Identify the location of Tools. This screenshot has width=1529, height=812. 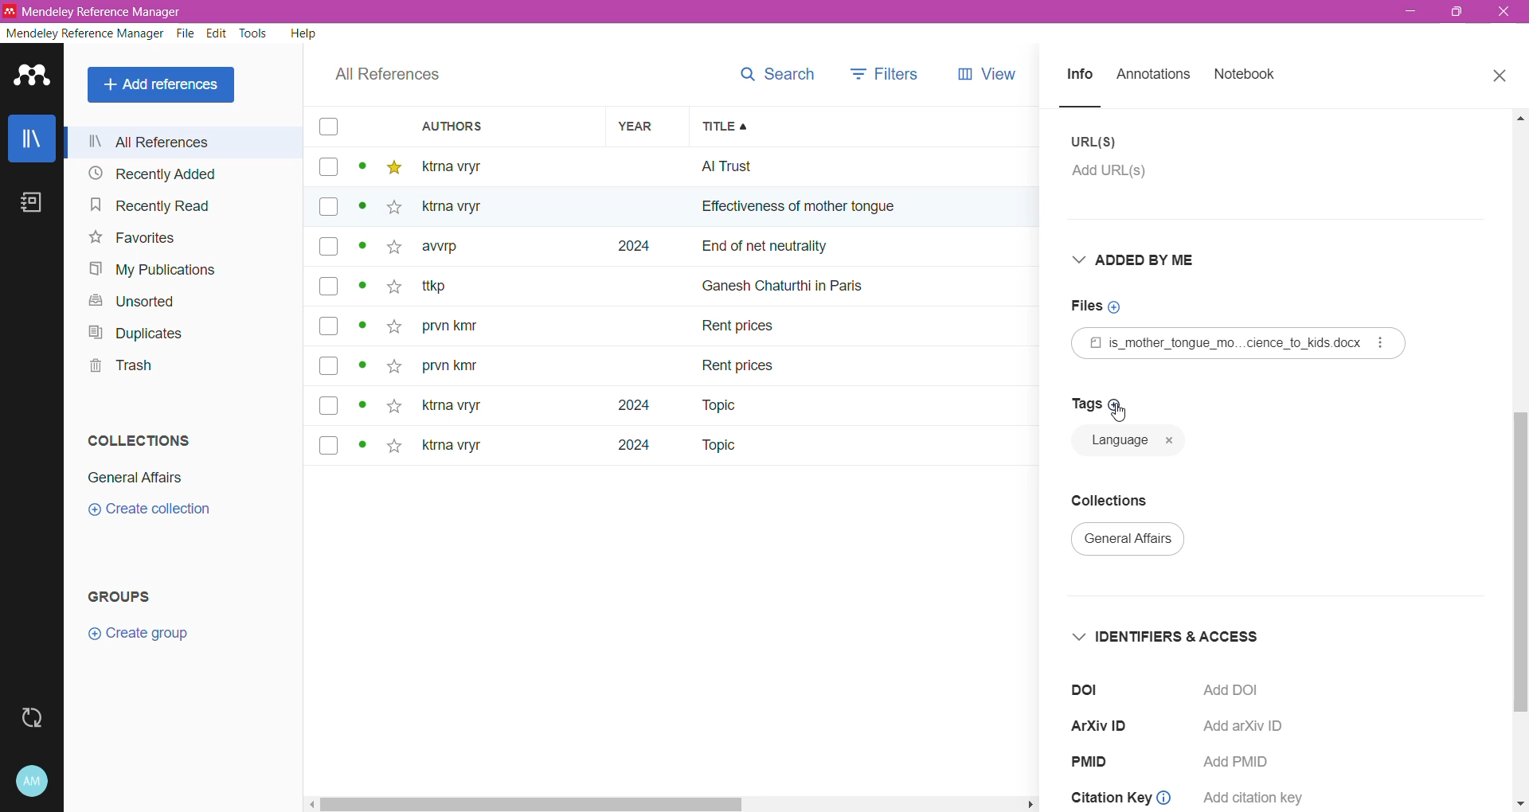
(255, 33).